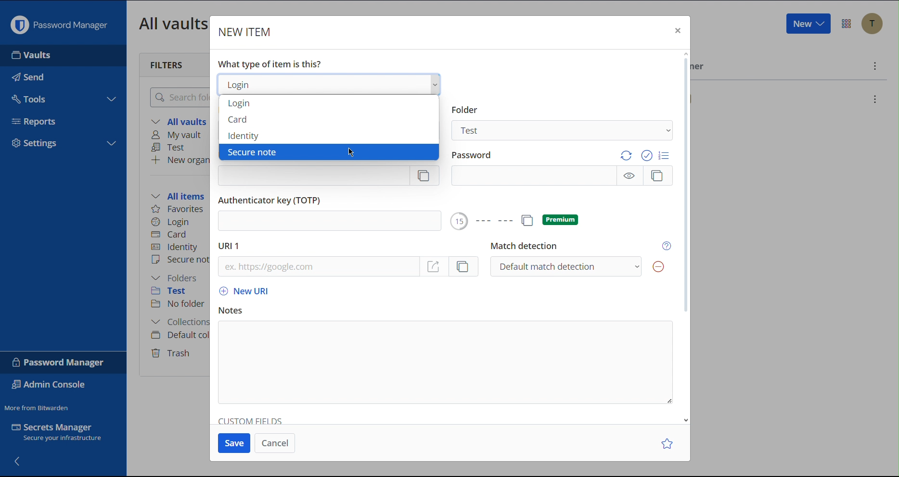  What do you see at coordinates (272, 200) in the screenshot?
I see `Authenticator Key` at bounding box center [272, 200].